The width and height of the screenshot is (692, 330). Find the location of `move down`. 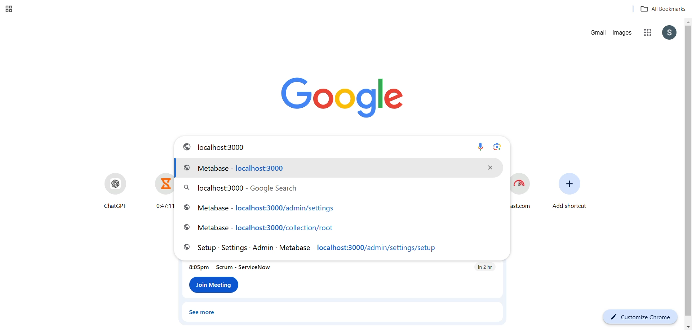

move down is located at coordinates (687, 326).